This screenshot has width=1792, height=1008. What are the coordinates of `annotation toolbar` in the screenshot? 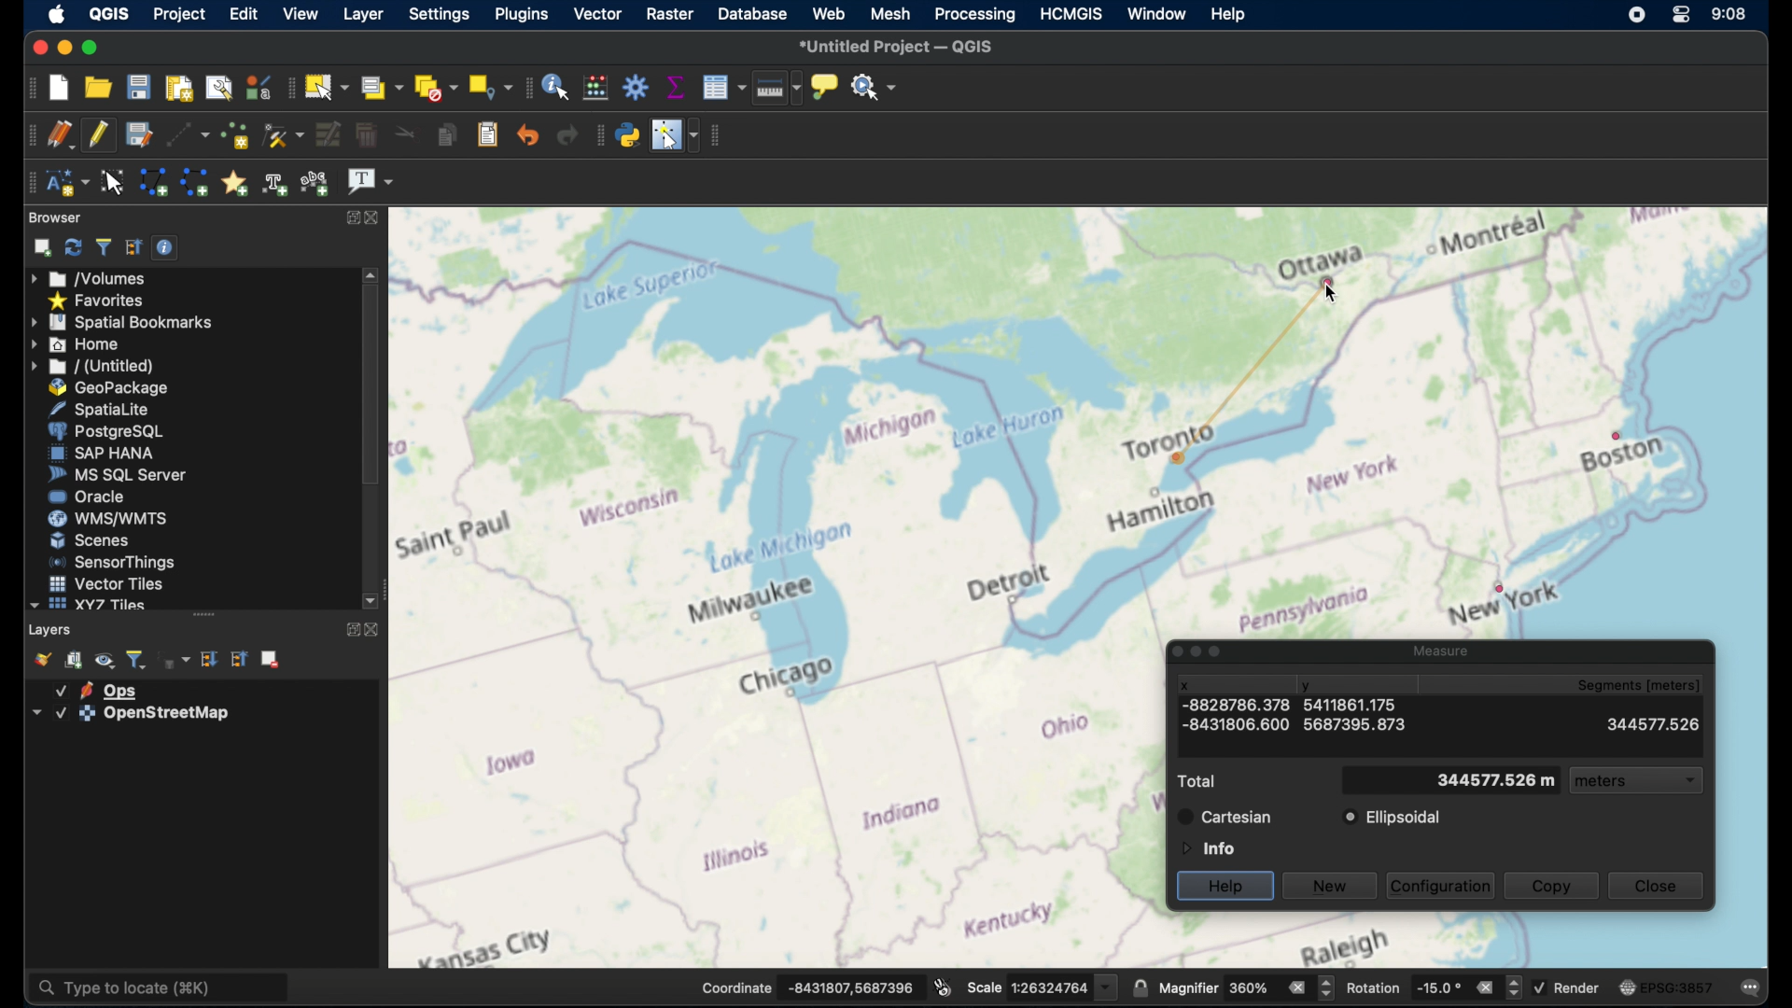 It's located at (31, 183).